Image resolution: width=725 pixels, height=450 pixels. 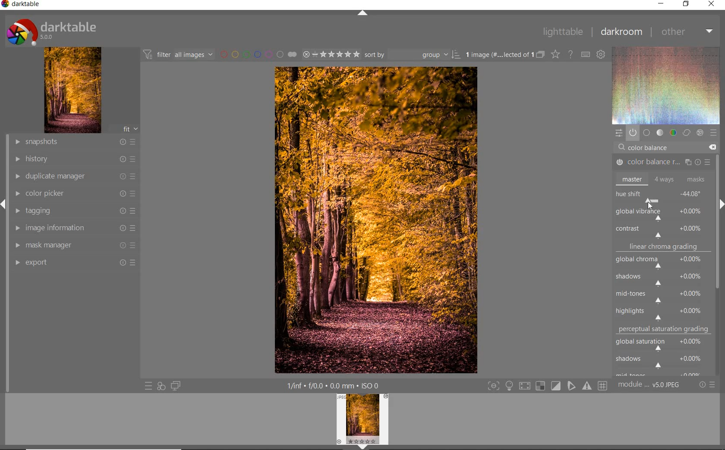 What do you see at coordinates (412, 55) in the screenshot?
I see `sort` at bounding box center [412, 55].